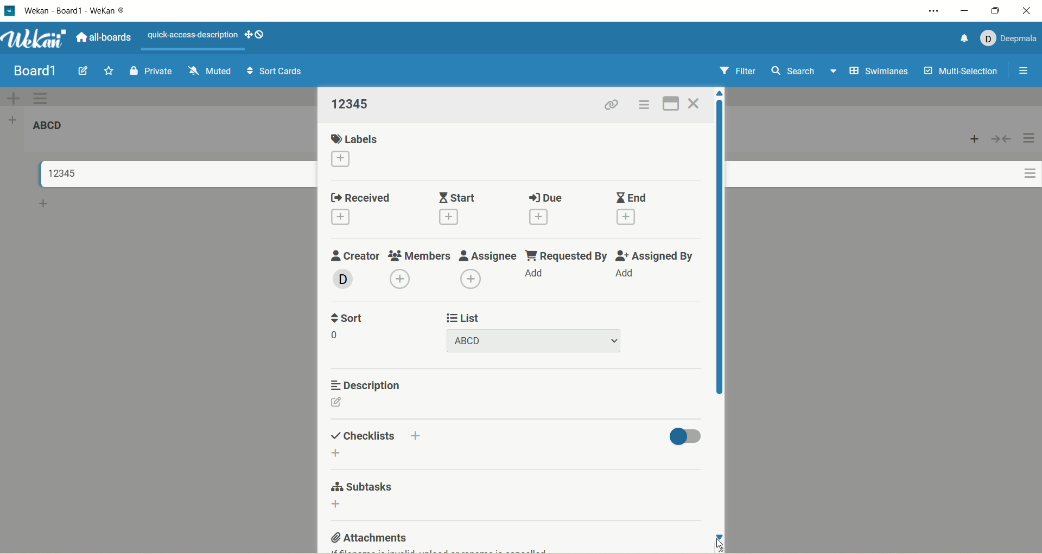  I want to click on show-desktop-drag-handles, so click(246, 33).